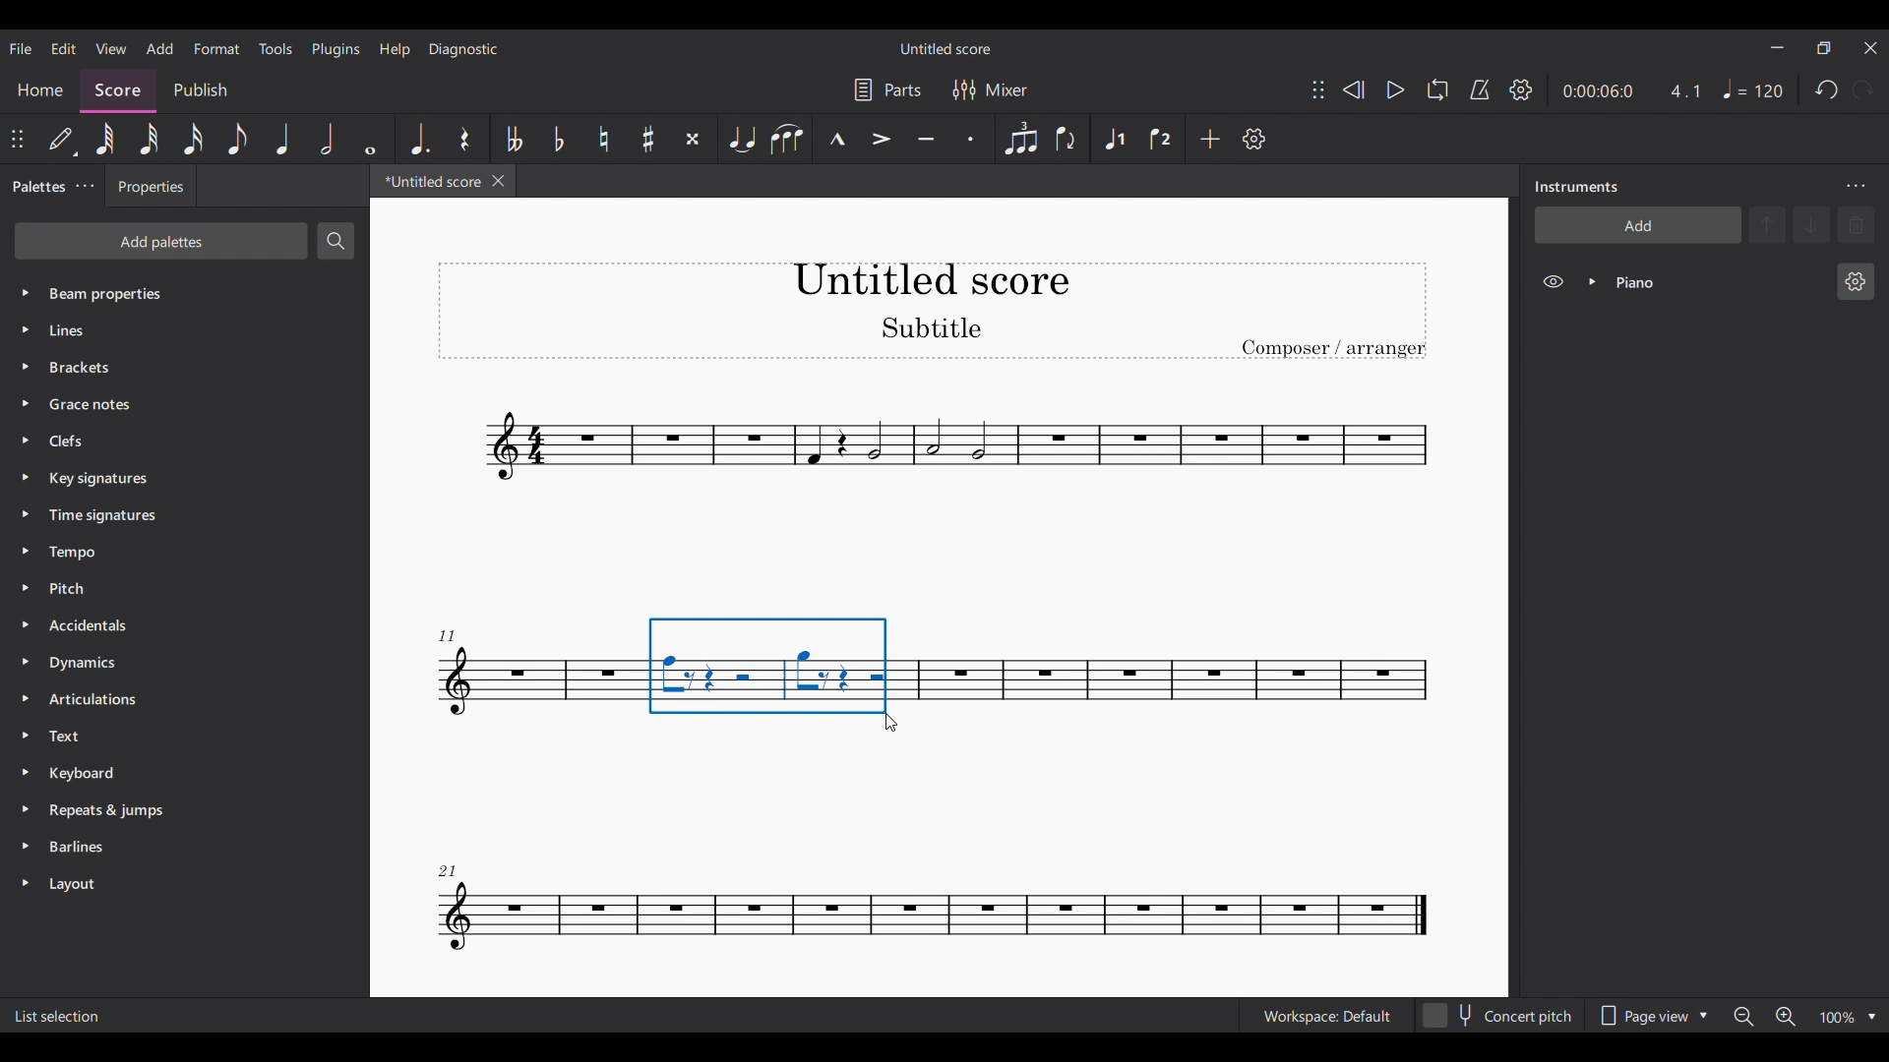 This screenshot has width=1889, height=1062. I want to click on Expand, so click(1592, 281).